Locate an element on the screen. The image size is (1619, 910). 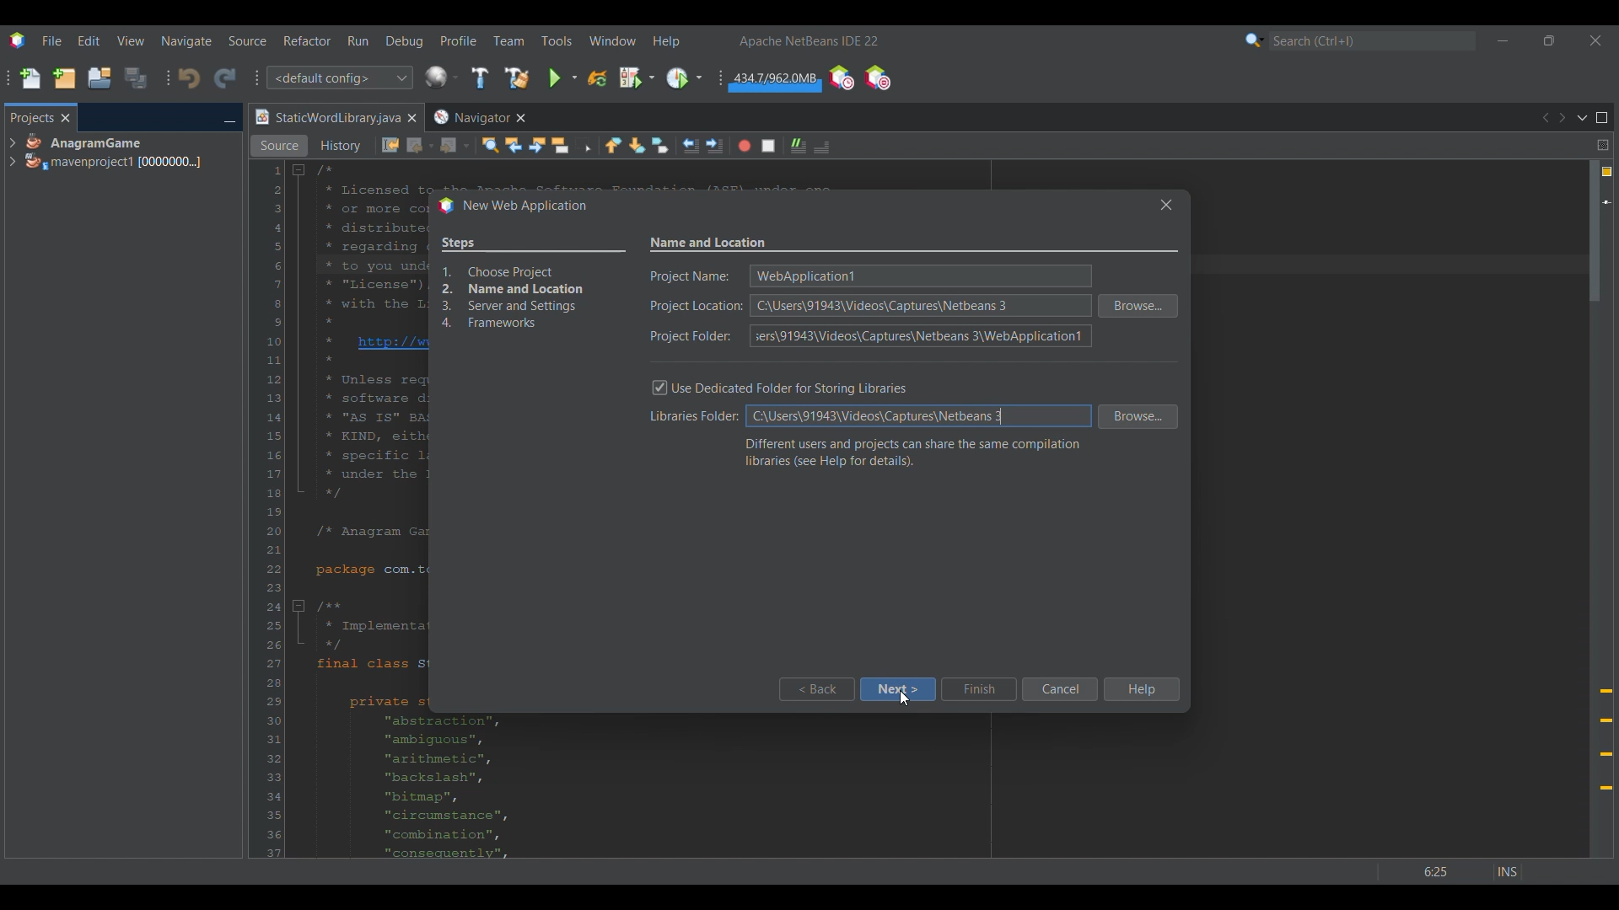
Previous bookmark is located at coordinates (613, 145).